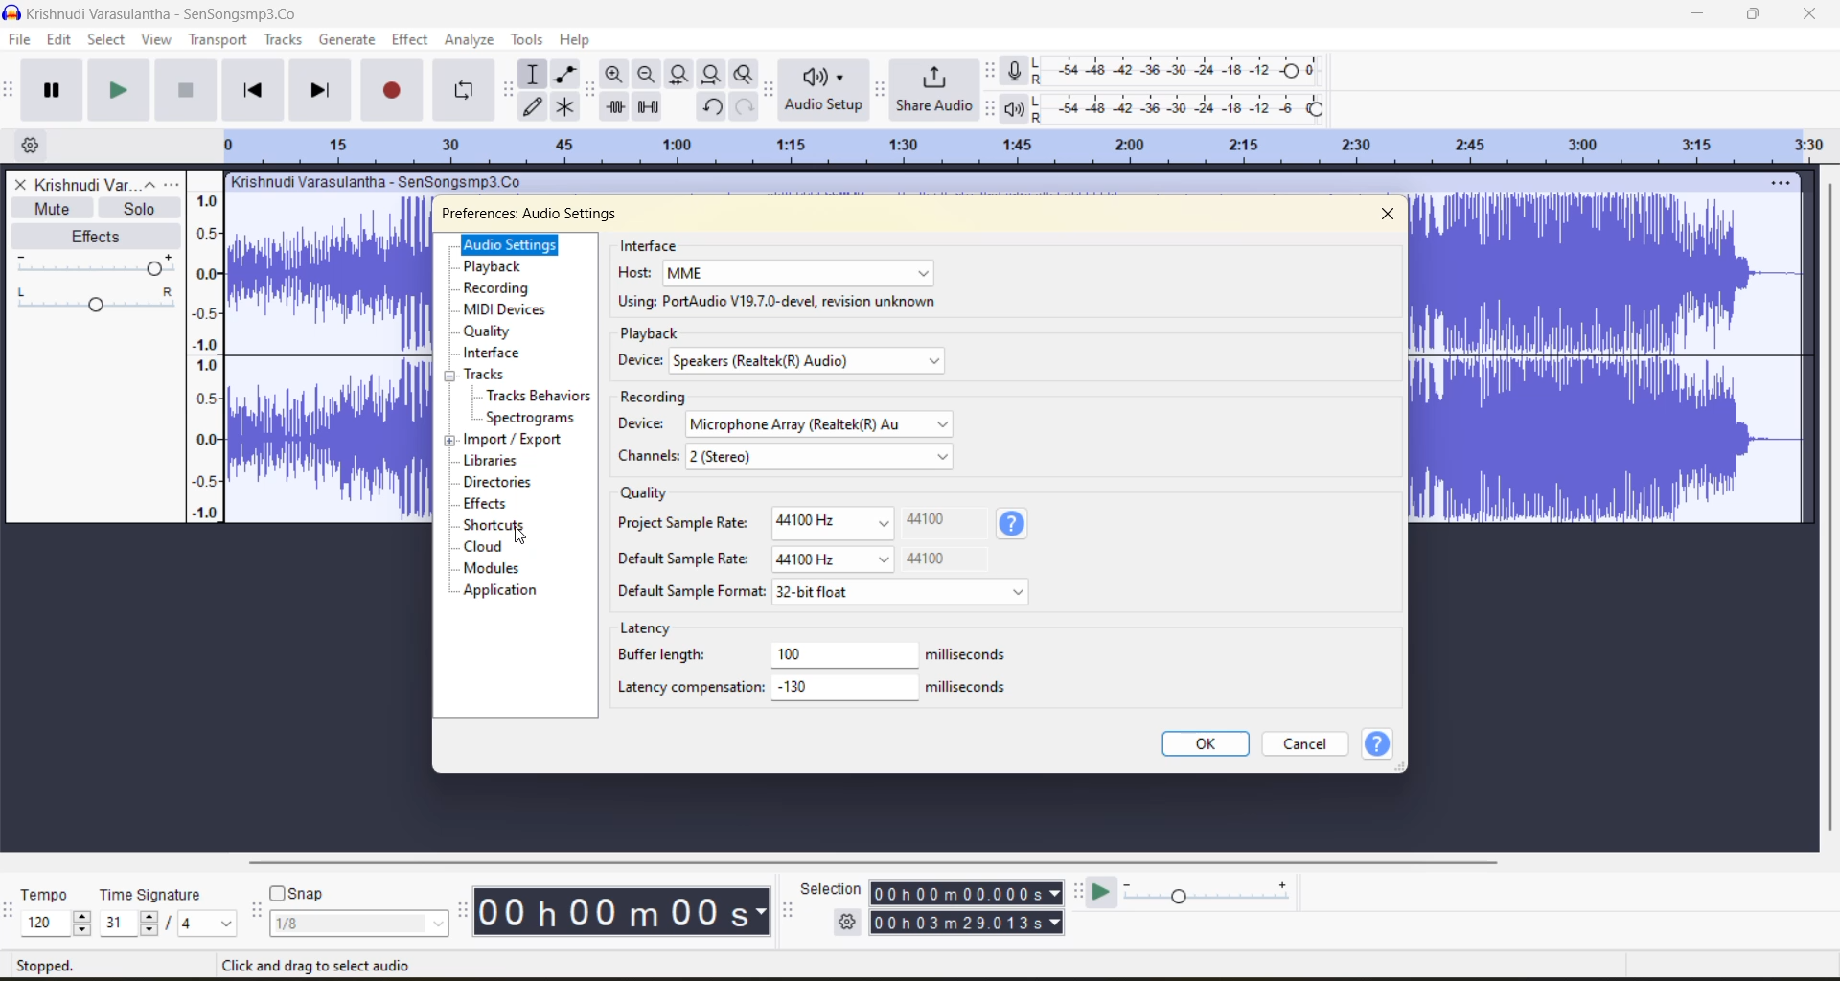 This screenshot has width=1840, height=981. What do you see at coordinates (159, 41) in the screenshot?
I see `view` at bounding box center [159, 41].